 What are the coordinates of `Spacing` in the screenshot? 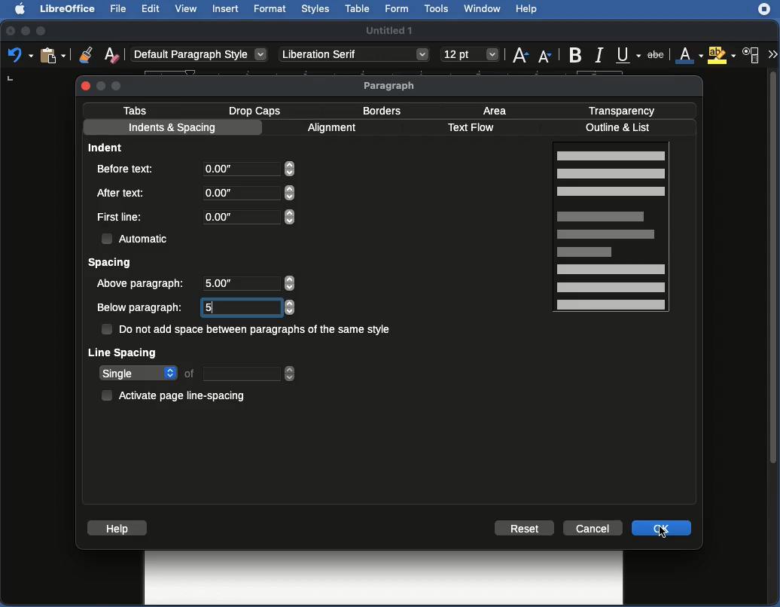 It's located at (111, 264).